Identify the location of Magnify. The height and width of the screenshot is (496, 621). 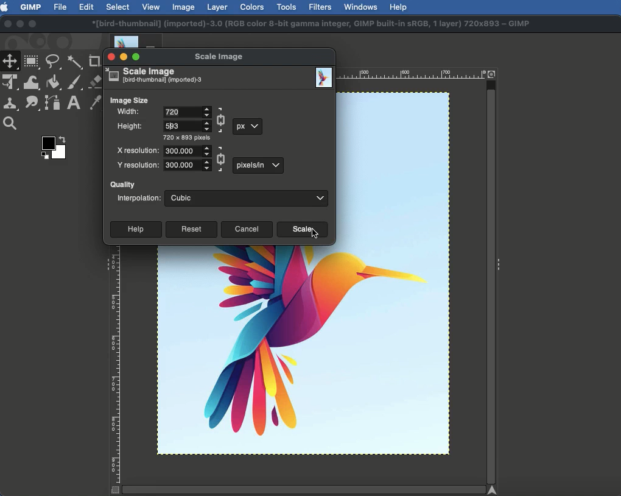
(12, 123).